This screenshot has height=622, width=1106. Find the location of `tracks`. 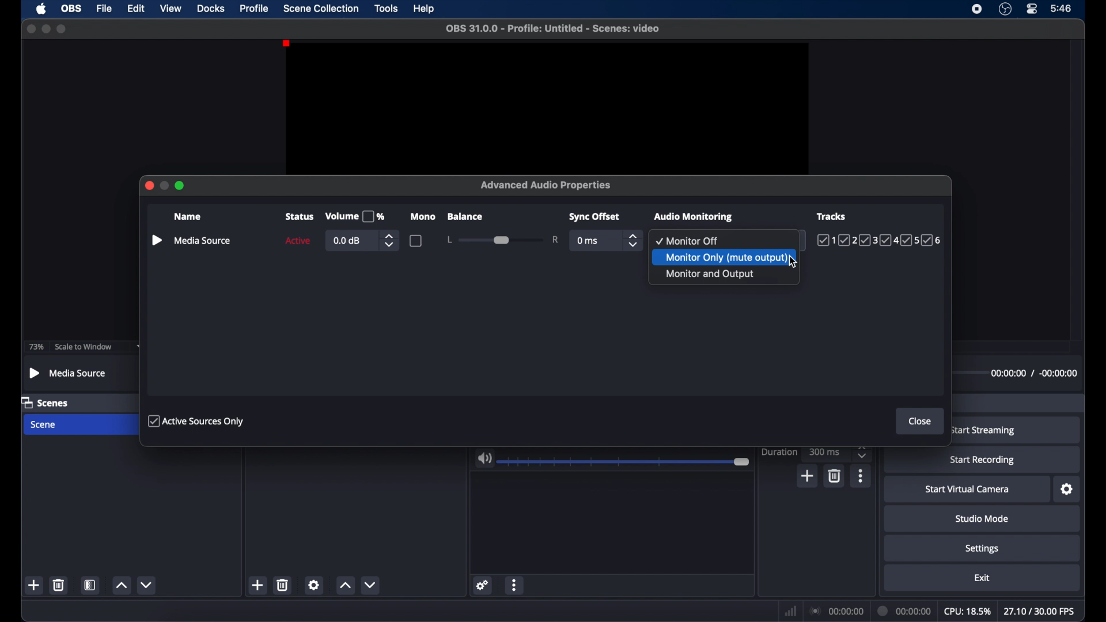

tracks is located at coordinates (832, 215).